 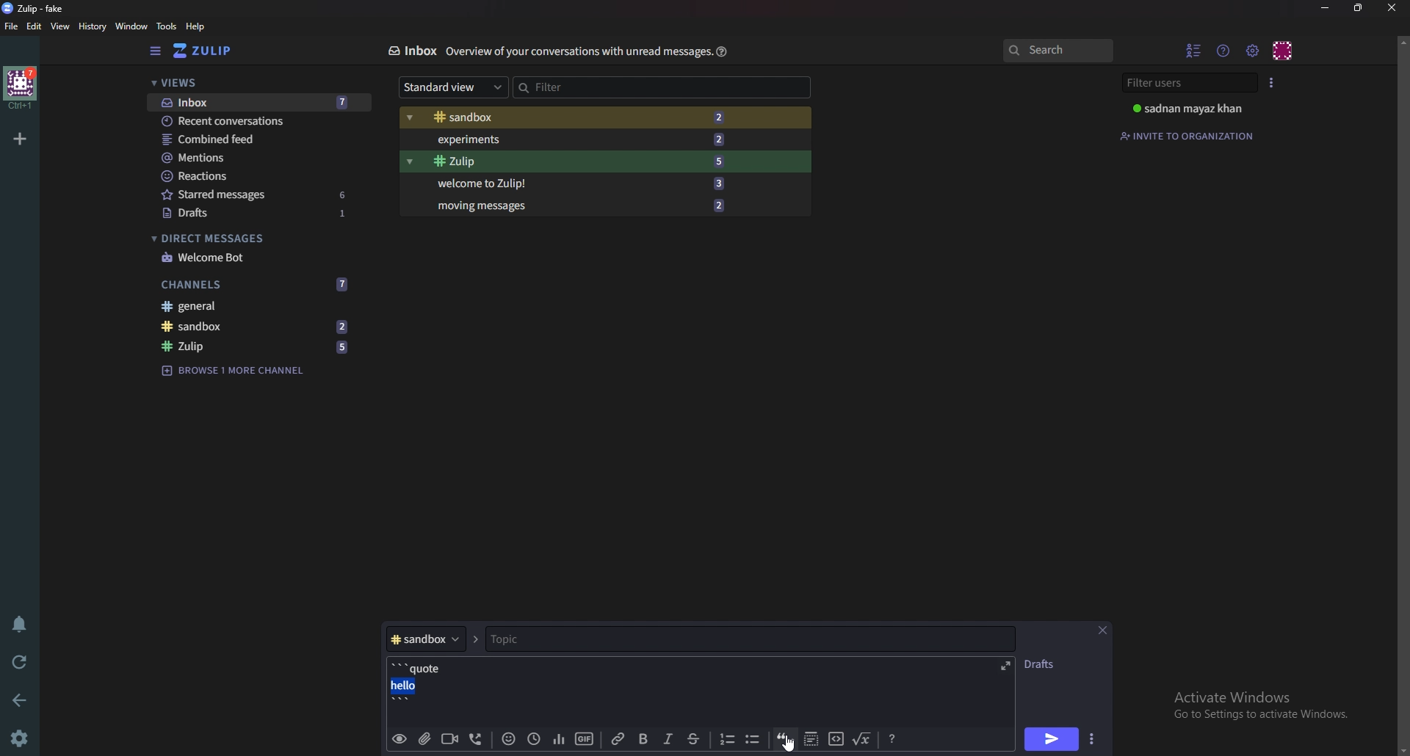 What do you see at coordinates (582, 739) in the screenshot?
I see `gif` at bounding box center [582, 739].